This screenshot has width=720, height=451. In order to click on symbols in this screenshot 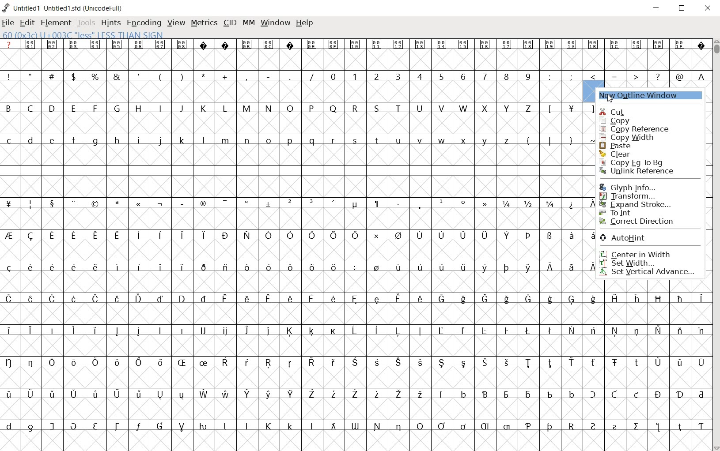, I will do `click(250, 201)`.